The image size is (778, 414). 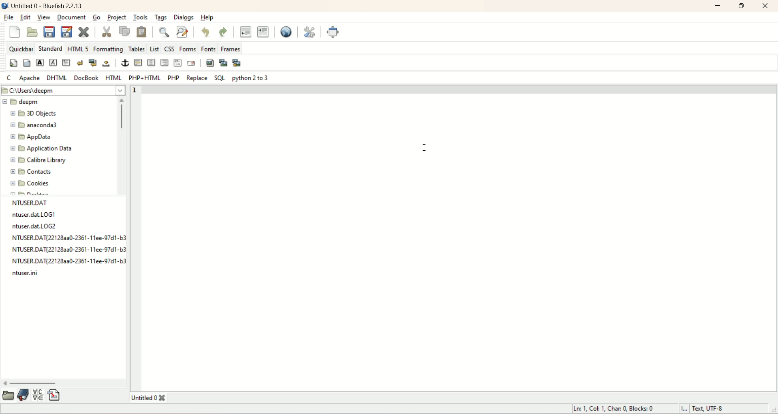 I want to click on strong, so click(x=41, y=63).